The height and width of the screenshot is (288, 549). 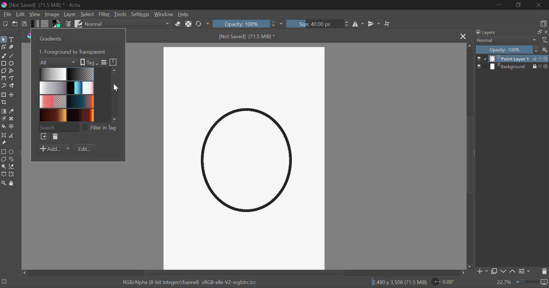 What do you see at coordinates (13, 64) in the screenshot?
I see `Elipses` at bounding box center [13, 64].